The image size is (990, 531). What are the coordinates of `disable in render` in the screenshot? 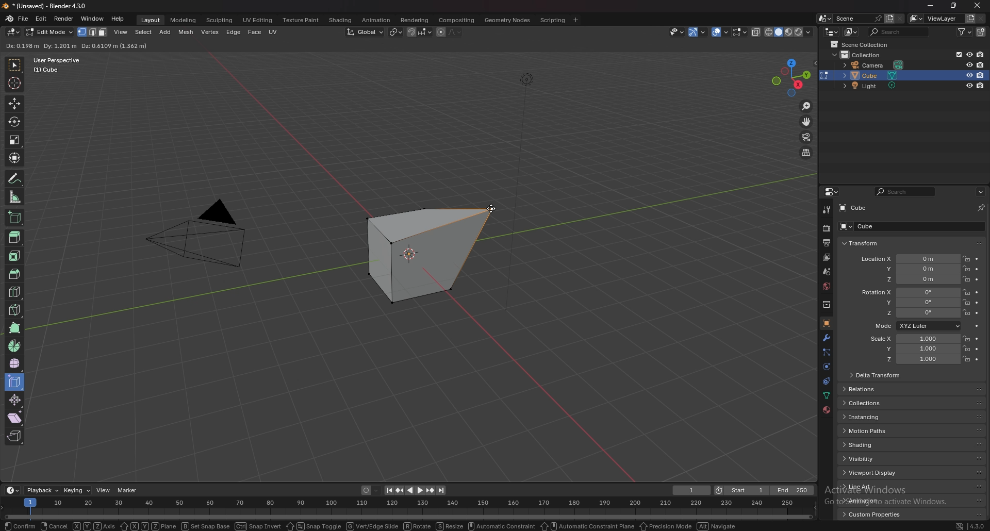 It's located at (981, 55).